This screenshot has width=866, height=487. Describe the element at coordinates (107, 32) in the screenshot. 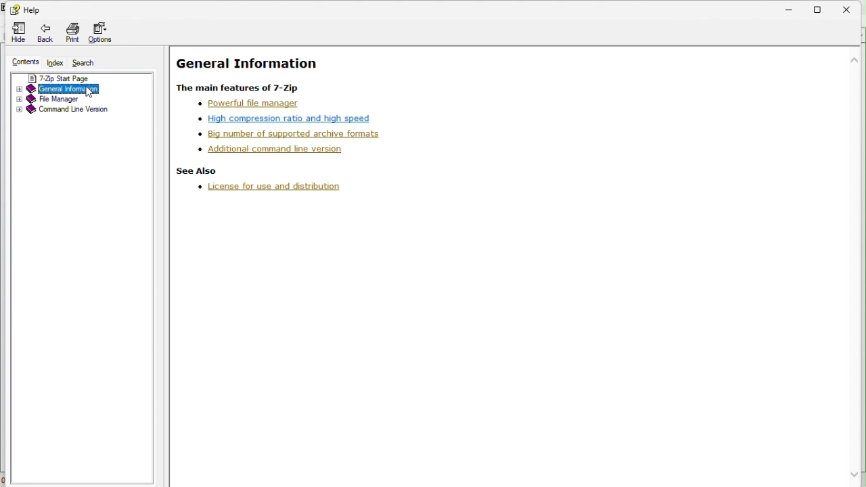

I see `Options` at that location.